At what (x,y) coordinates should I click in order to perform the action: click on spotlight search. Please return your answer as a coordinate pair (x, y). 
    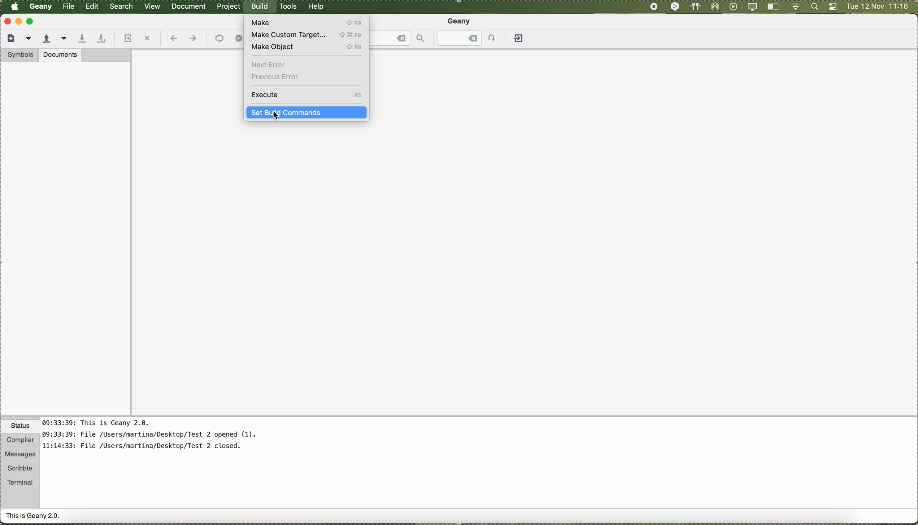
    Looking at the image, I should click on (813, 7).